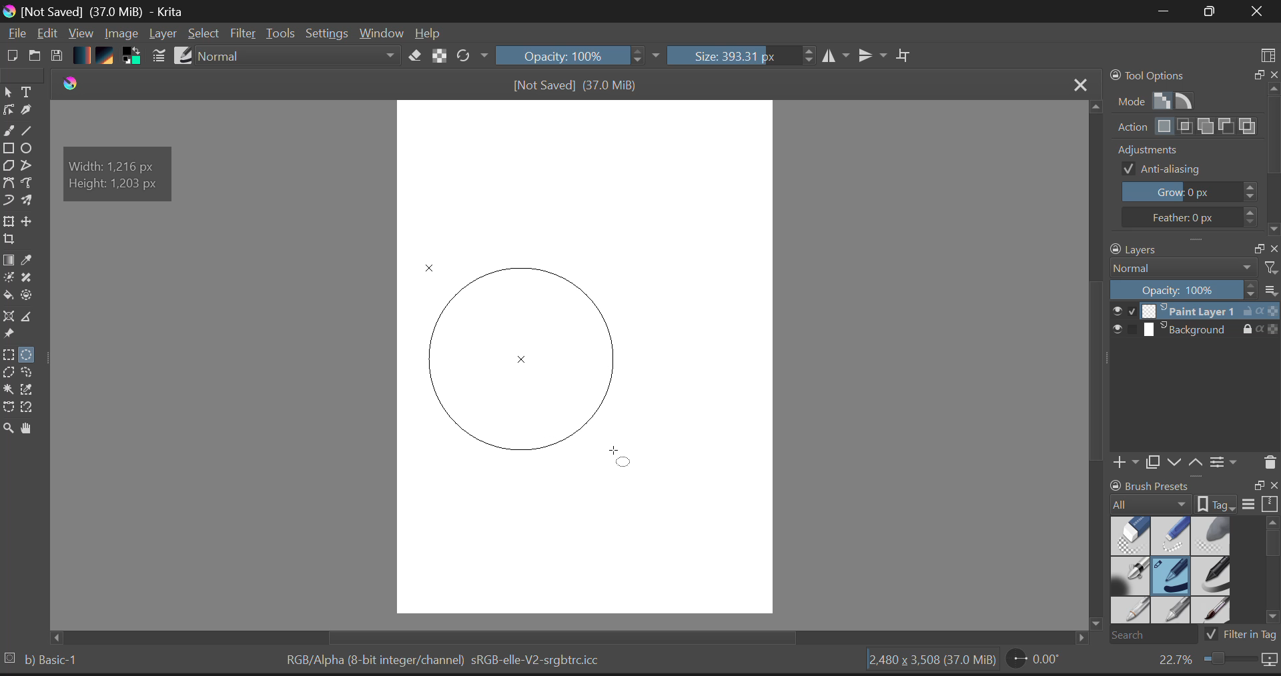  Describe the element at coordinates (8, 279) in the screenshot. I see `Colorize Mask Tool` at that location.